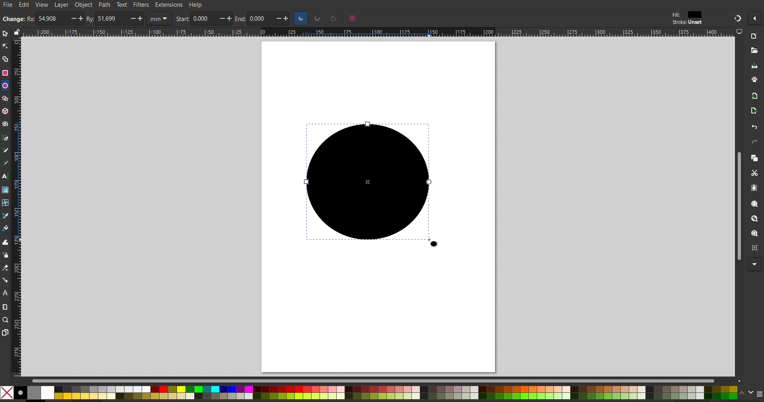 The width and height of the screenshot is (764, 402). I want to click on More options, so click(755, 19).